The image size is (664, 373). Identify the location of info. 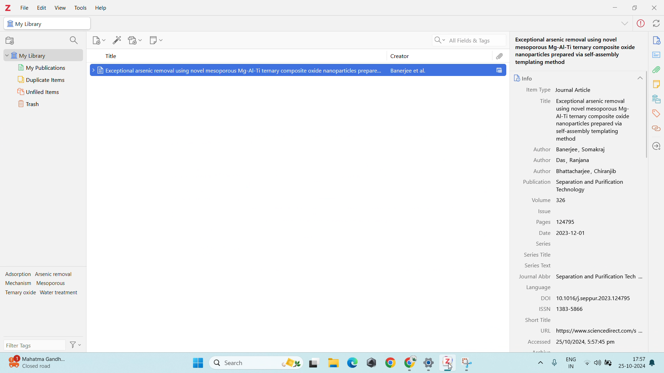
(657, 40).